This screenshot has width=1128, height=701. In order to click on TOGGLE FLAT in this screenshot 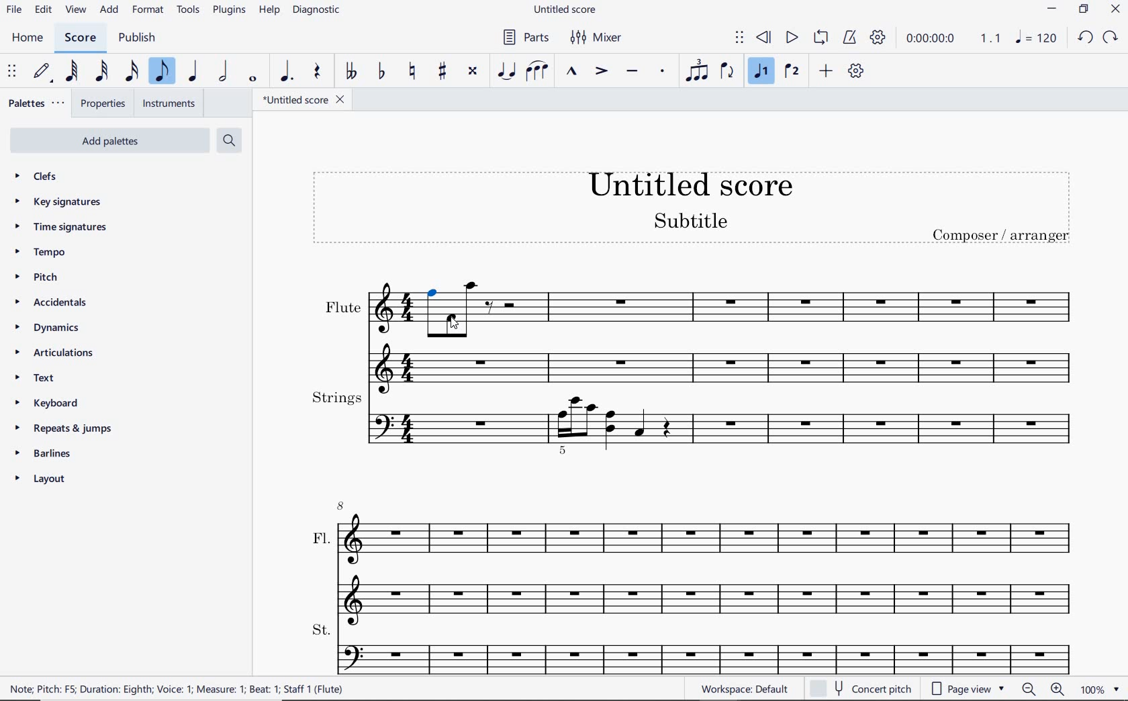, I will do `click(383, 70)`.